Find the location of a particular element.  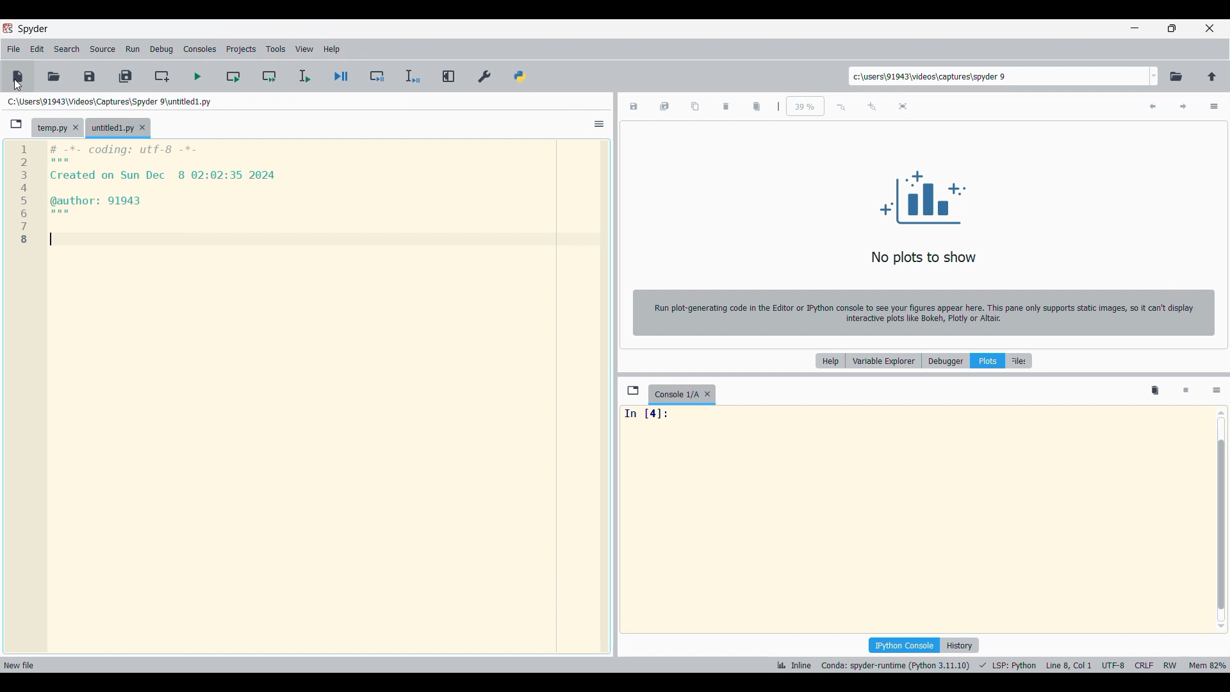

crlf is located at coordinates (1145, 665).